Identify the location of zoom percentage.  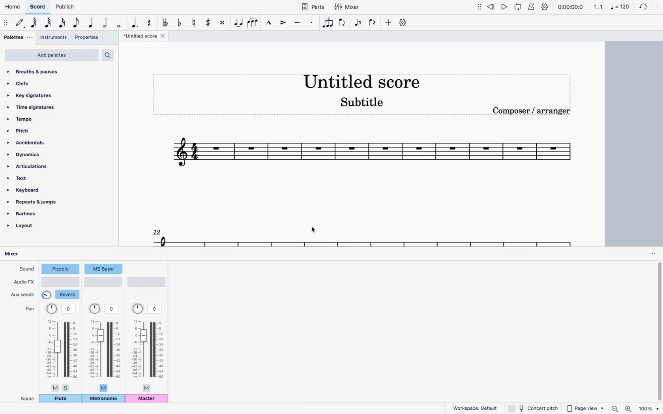
(650, 408).